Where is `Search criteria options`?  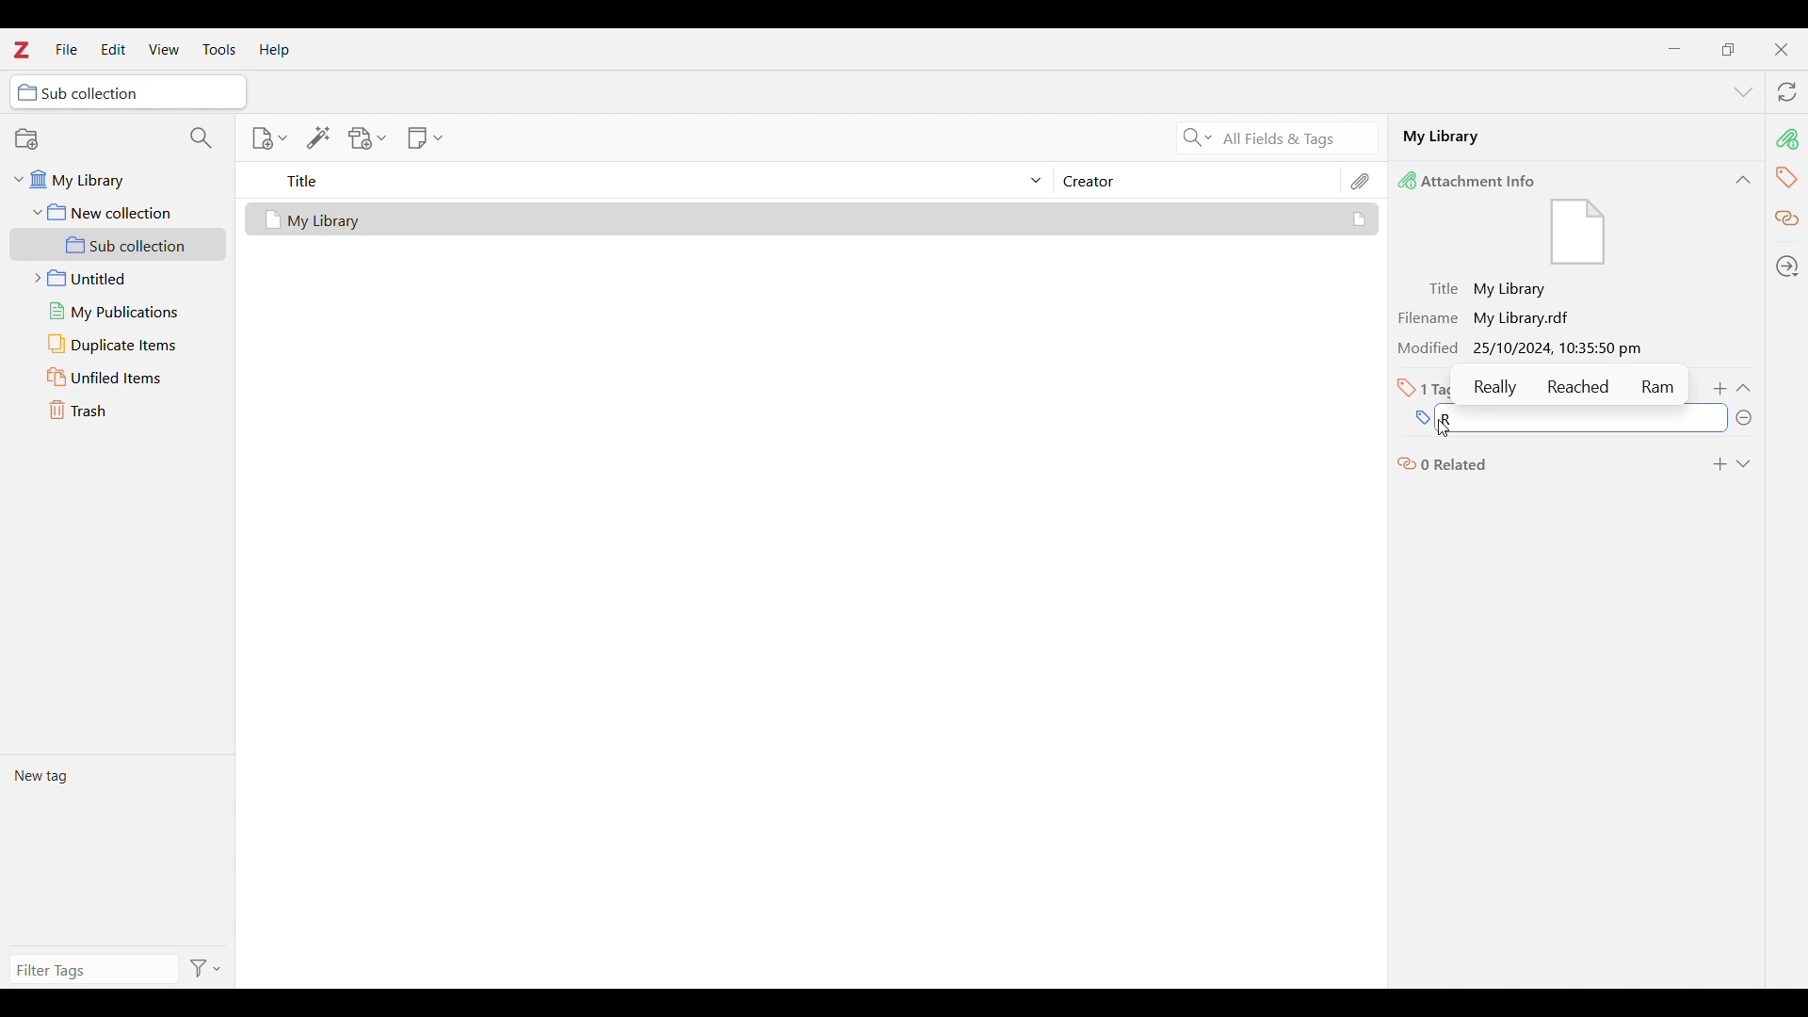 Search criteria options is located at coordinates (1198, 137).